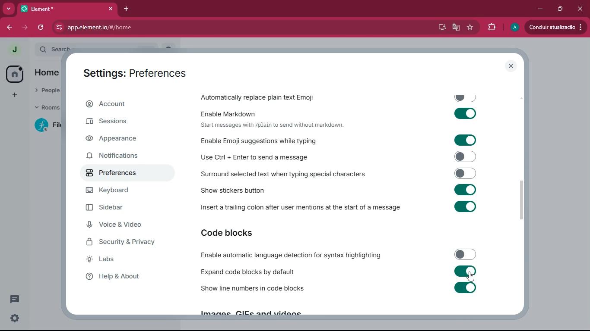  I want to click on Enable Markdown, so click(341, 112).